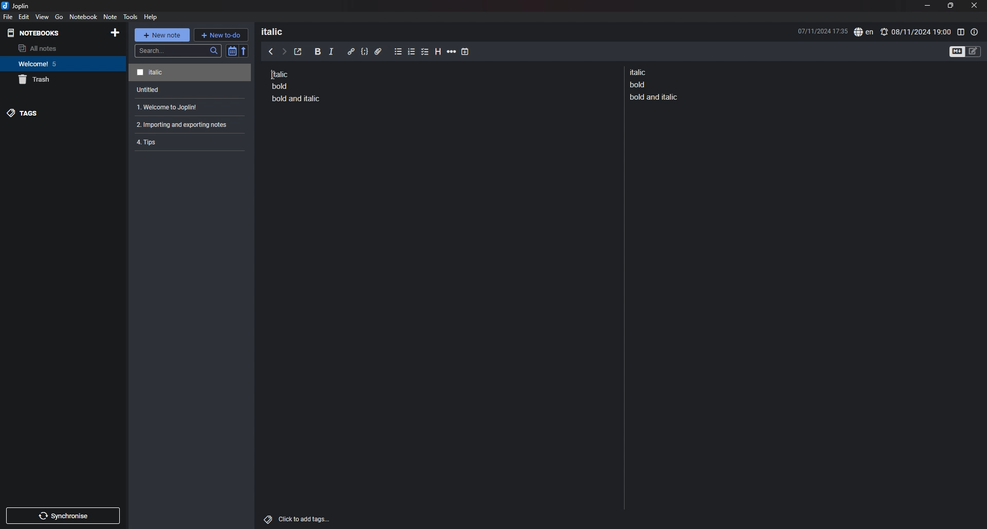 The width and height of the screenshot is (987, 529). I want to click on bold, so click(318, 52).